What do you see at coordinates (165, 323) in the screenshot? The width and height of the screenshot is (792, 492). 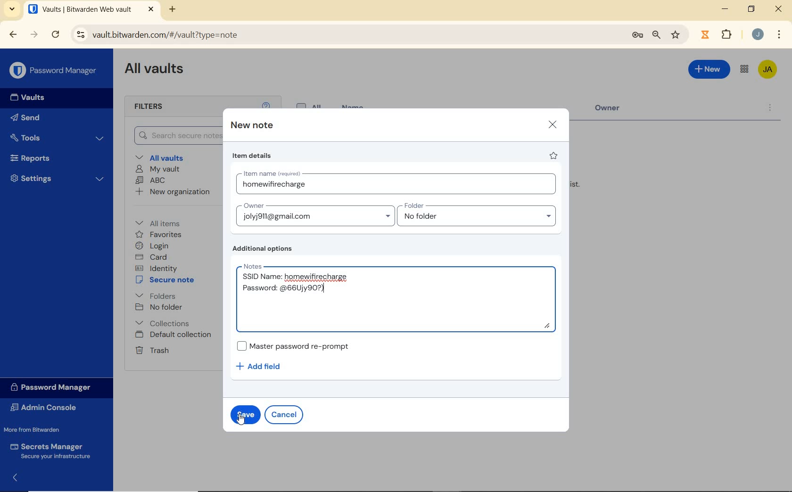 I see `Collections` at bounding box center [165, 323].